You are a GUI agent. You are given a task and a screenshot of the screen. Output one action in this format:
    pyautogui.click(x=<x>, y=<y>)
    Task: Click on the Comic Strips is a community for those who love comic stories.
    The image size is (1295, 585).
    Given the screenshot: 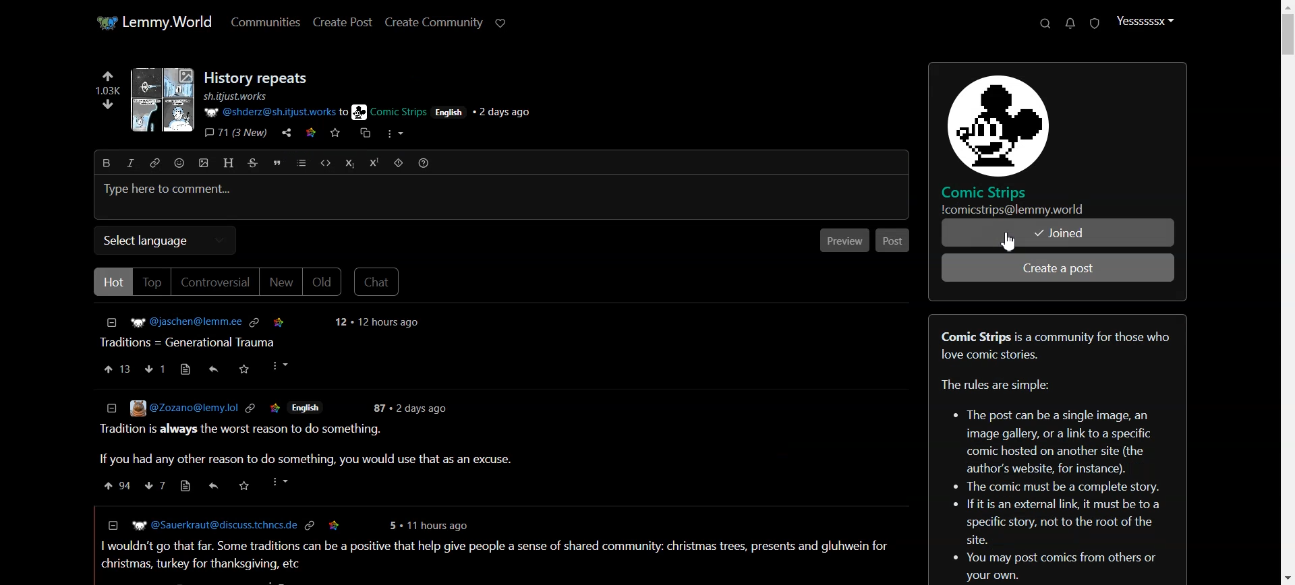 What is the action you would take?
    pyautogui.click(x=1054, y=344)
    